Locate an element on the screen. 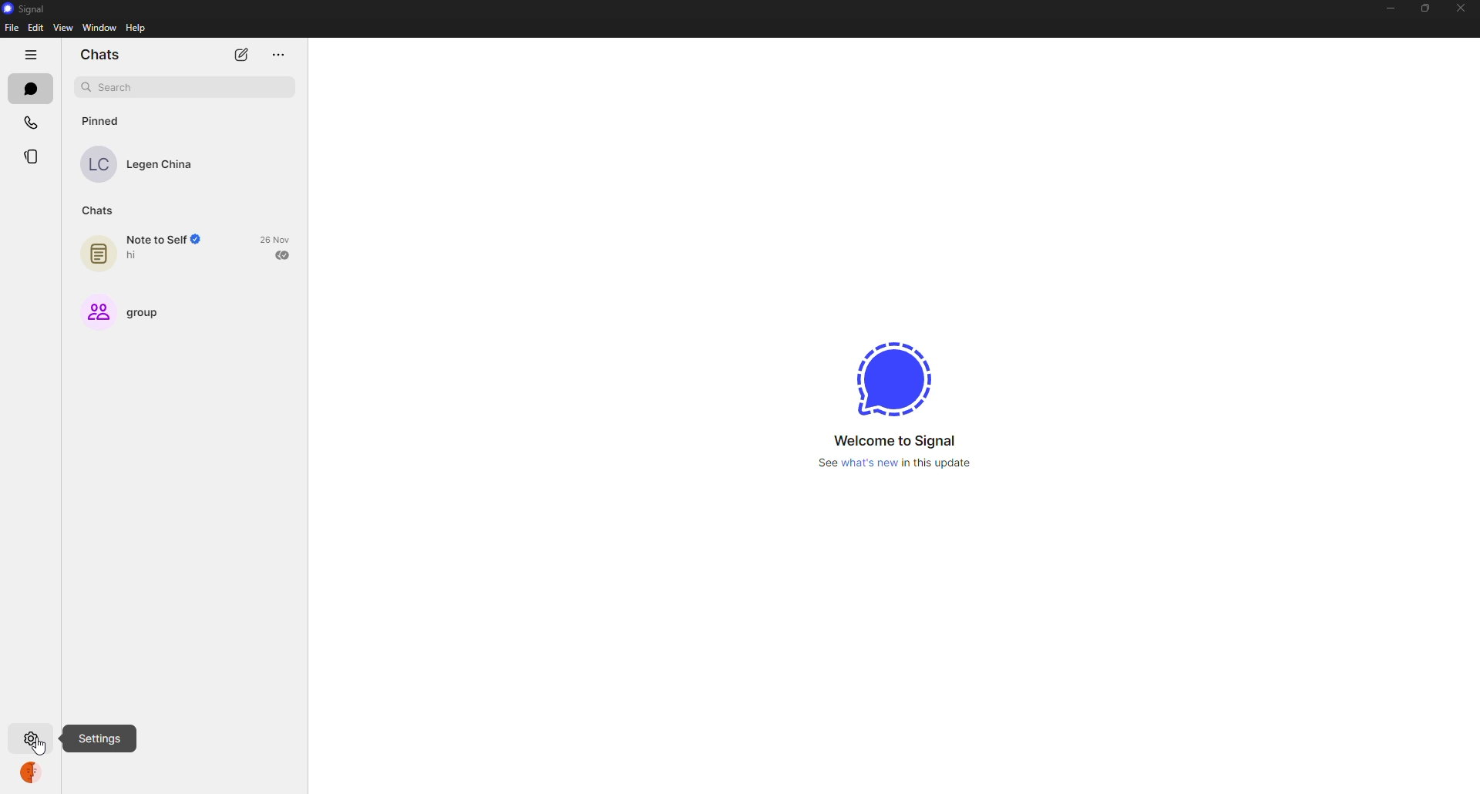 The width and height of the screenshot is (1480, 794). chats is located at coordinates (95, 210).